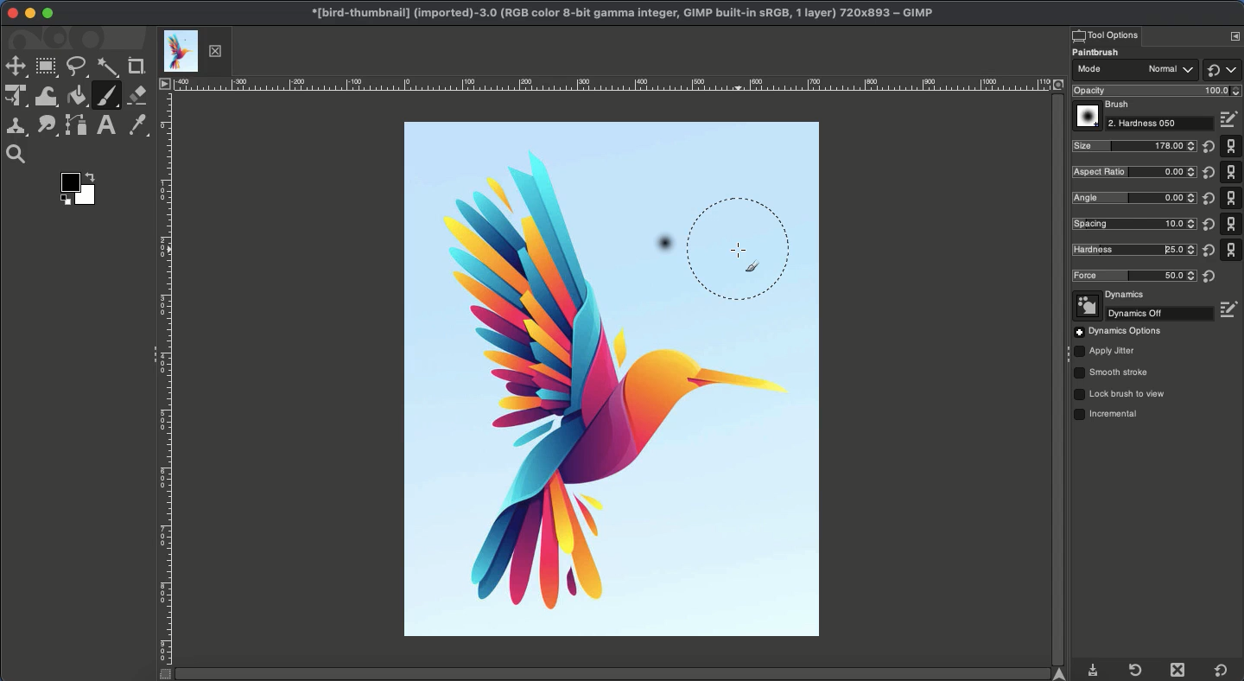  What do you see at coordinates (138, 95) in the screenshot?
I see `Eraser` at bounding box center [138, 95].